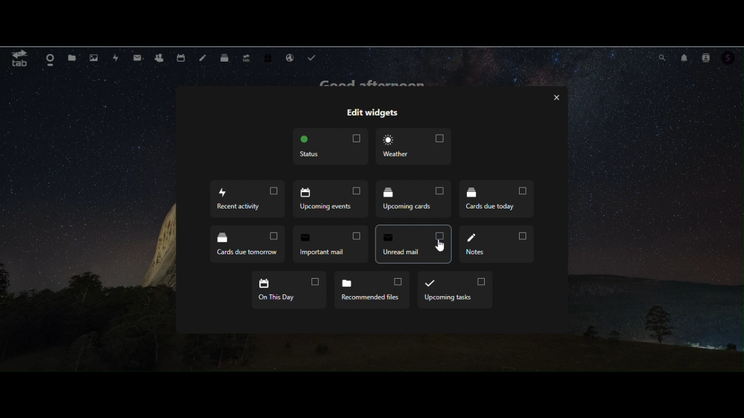  Describe the element at coordinates (442, 246) in the screenshot. I see `Cursor` at that location.